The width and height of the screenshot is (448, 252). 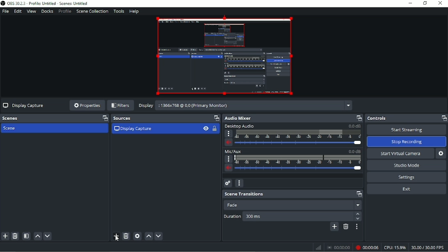 I want to click on Profile, so click(x=64, y=11).